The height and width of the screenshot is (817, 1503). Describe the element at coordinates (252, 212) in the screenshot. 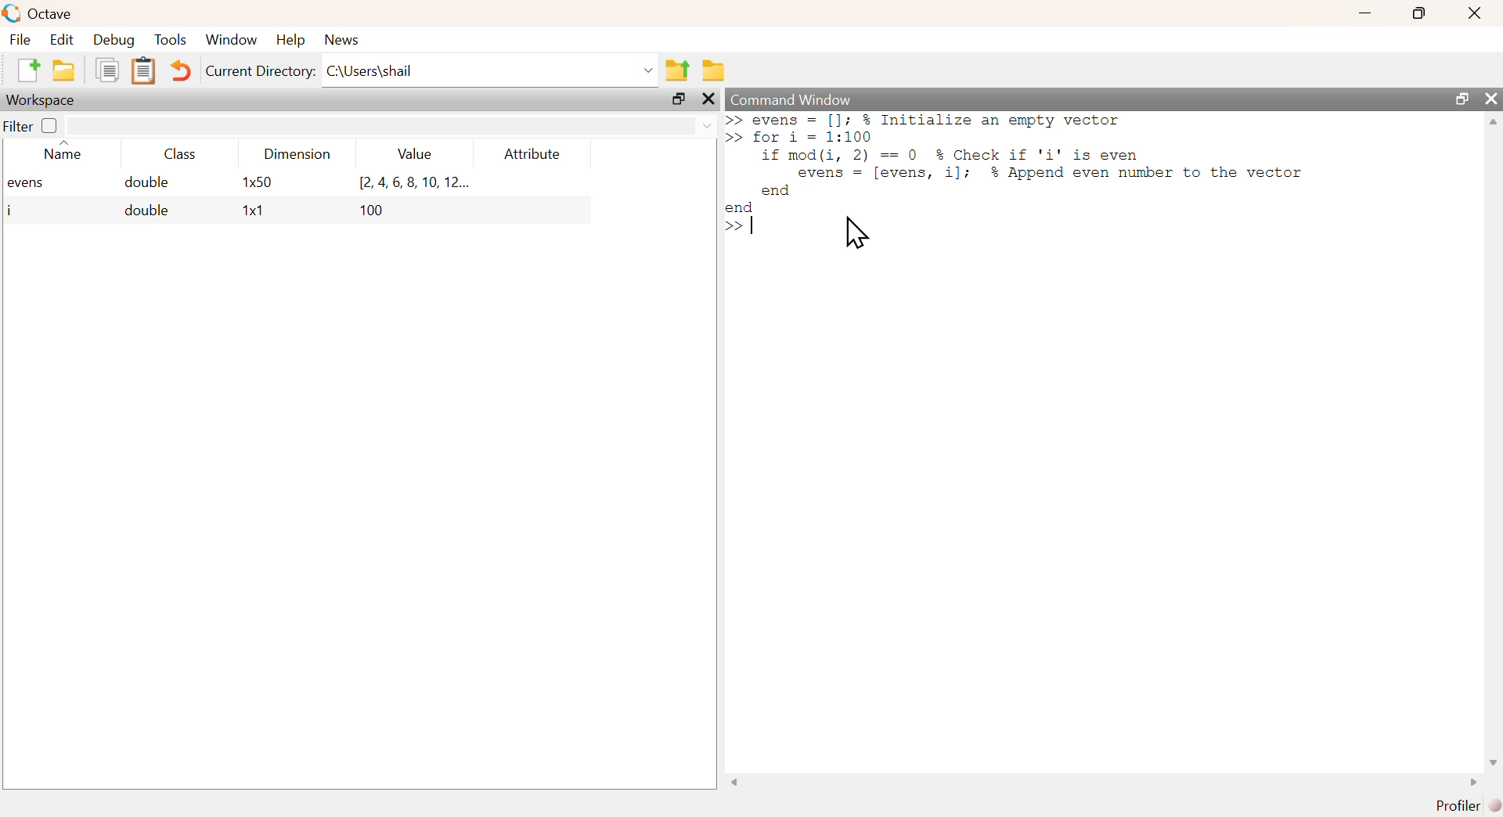

I see `1x1` at that location.